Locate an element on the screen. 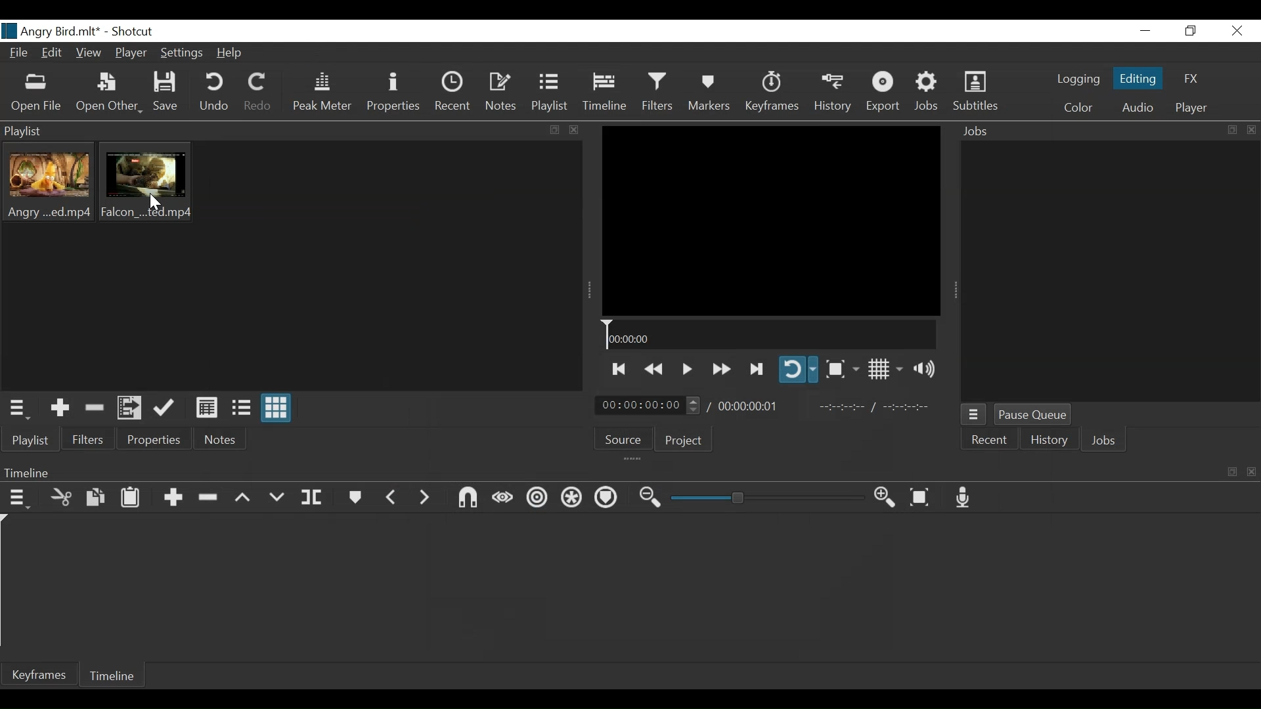  play forward quickly is located at coordinates (720, 370).